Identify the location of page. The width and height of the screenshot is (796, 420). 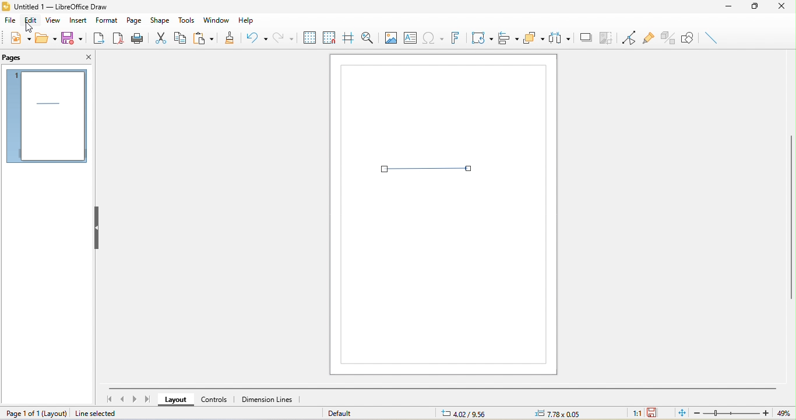
(135, 19).